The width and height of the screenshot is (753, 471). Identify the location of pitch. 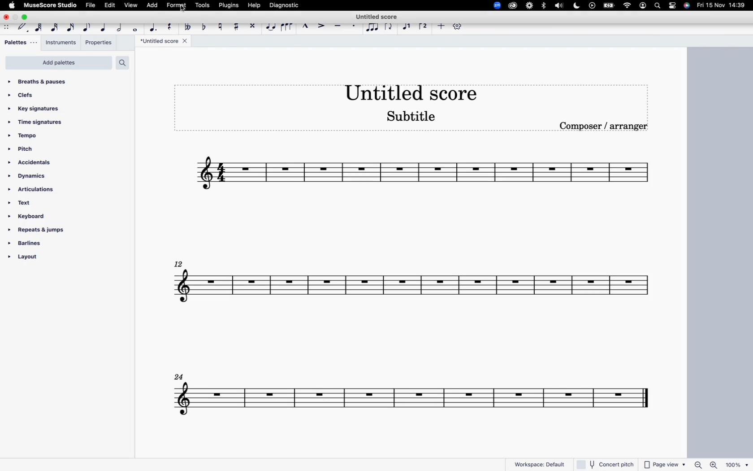
(32, 150).